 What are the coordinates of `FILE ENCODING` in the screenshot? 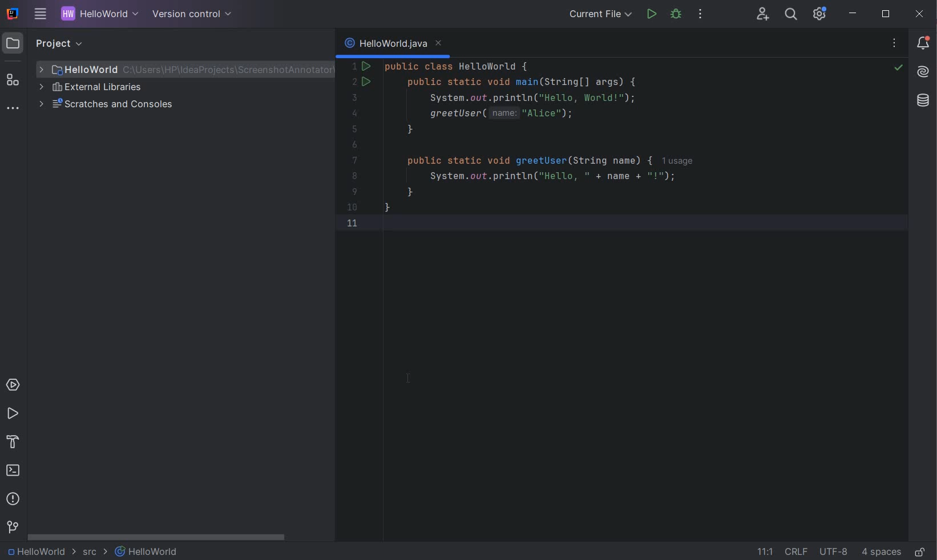 It's located at (833, 551).